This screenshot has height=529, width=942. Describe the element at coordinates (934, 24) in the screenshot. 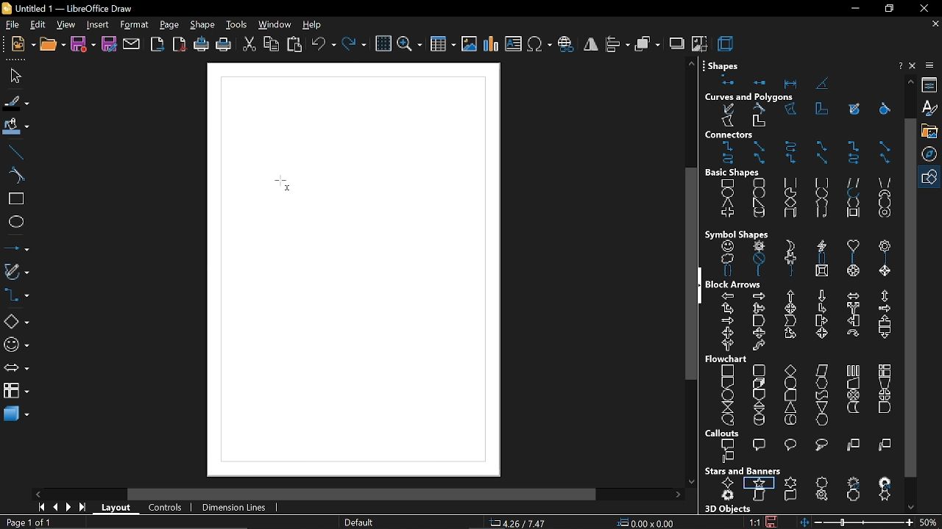

I see `close tab` at that location.